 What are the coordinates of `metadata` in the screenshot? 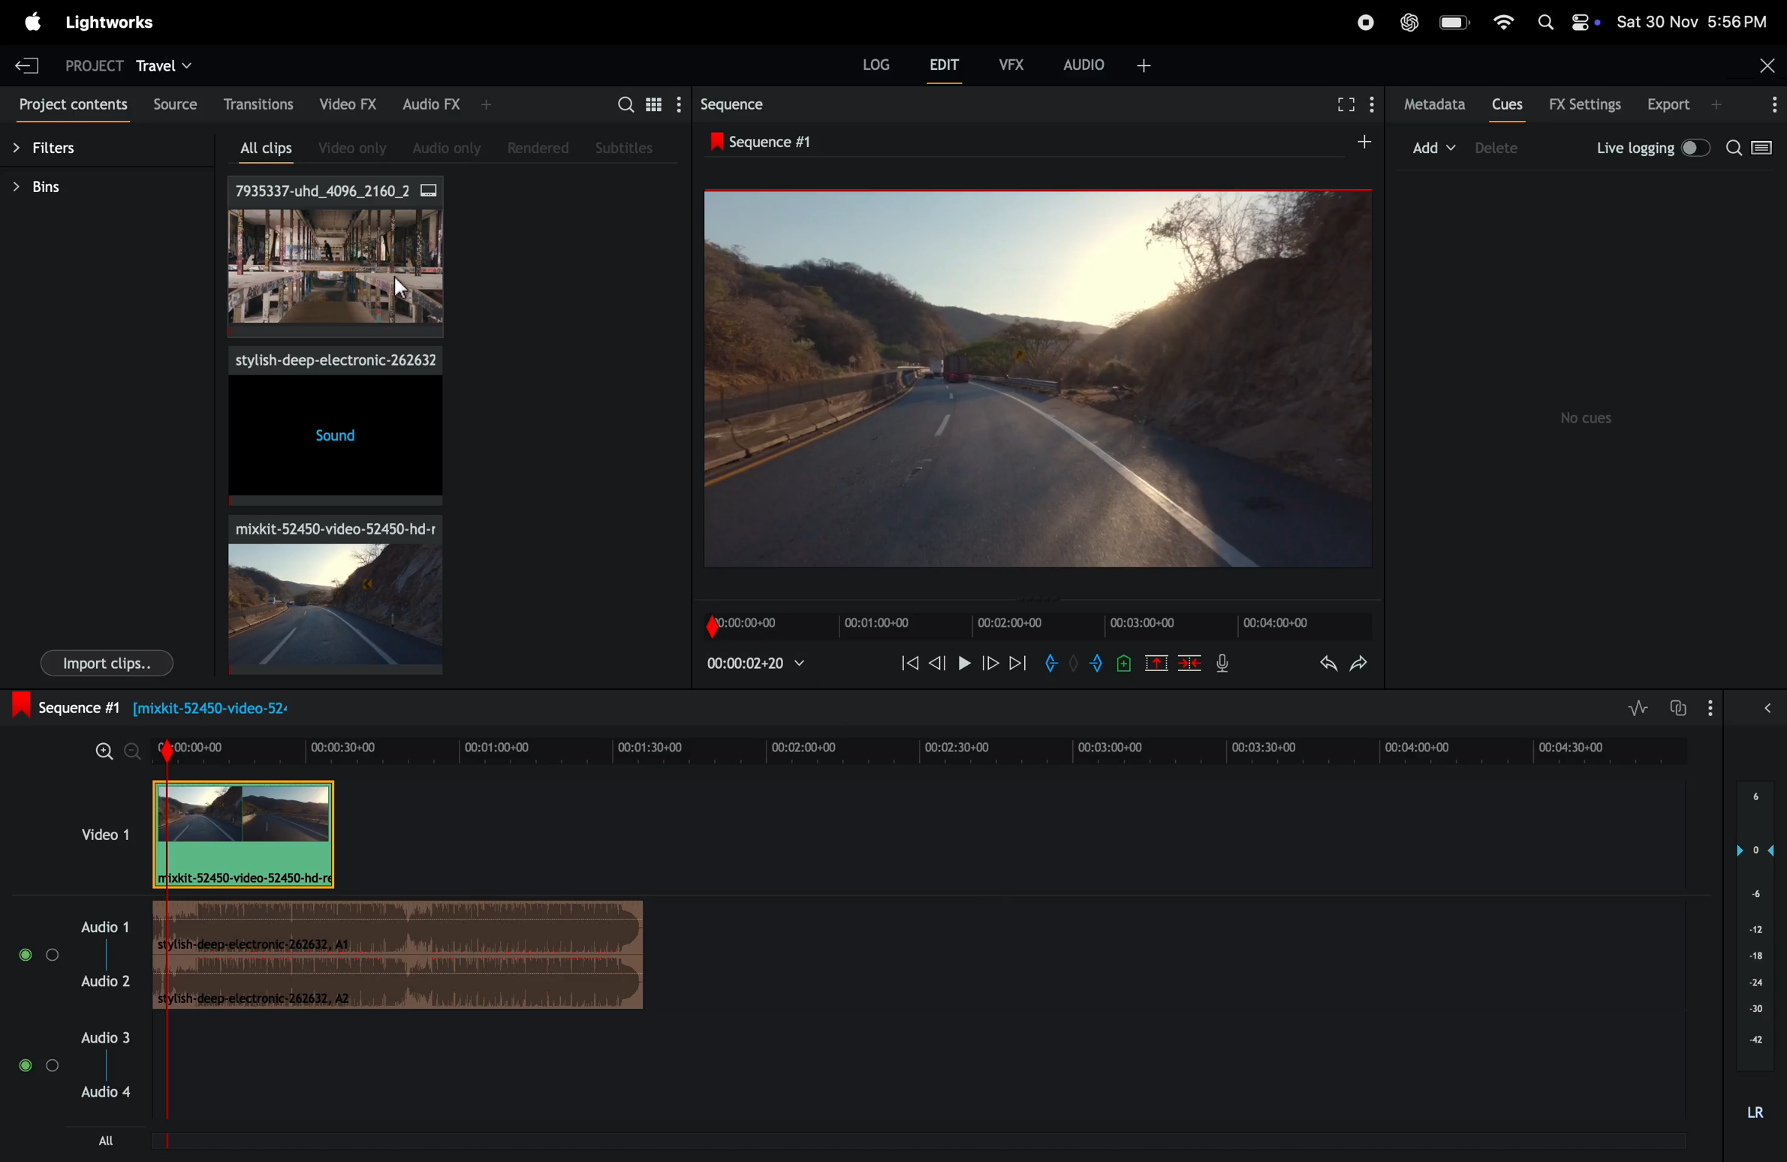 It's located at (1433, 104).